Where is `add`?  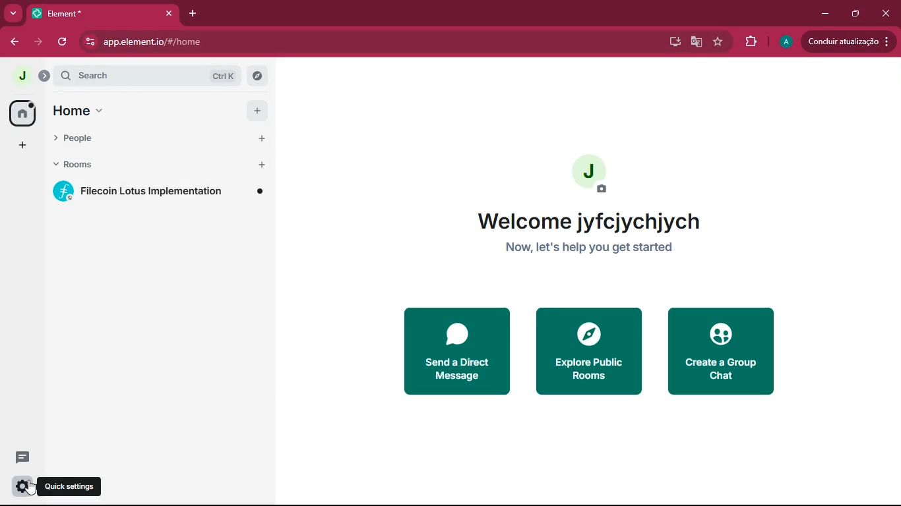
add is located at coordinates (19, 145).